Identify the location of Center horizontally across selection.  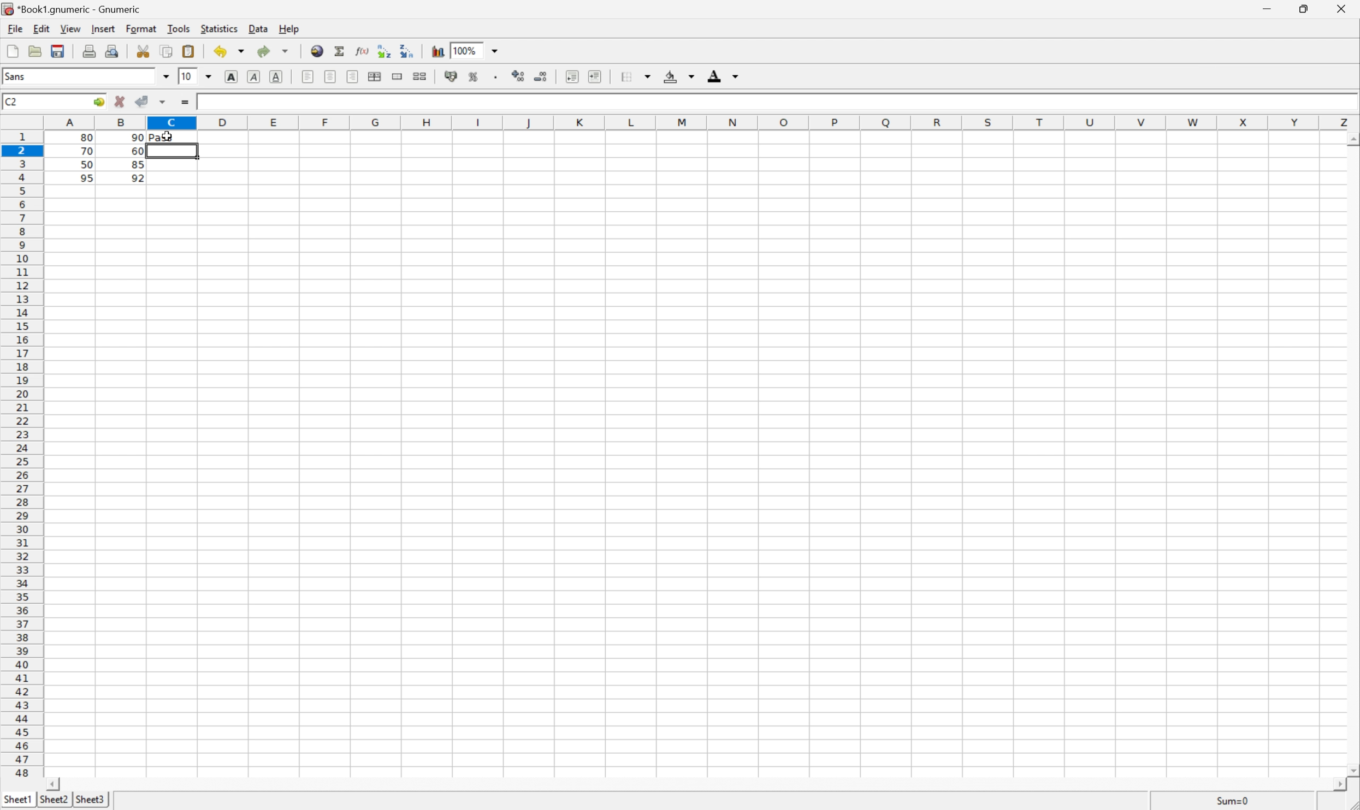
(377, 75).